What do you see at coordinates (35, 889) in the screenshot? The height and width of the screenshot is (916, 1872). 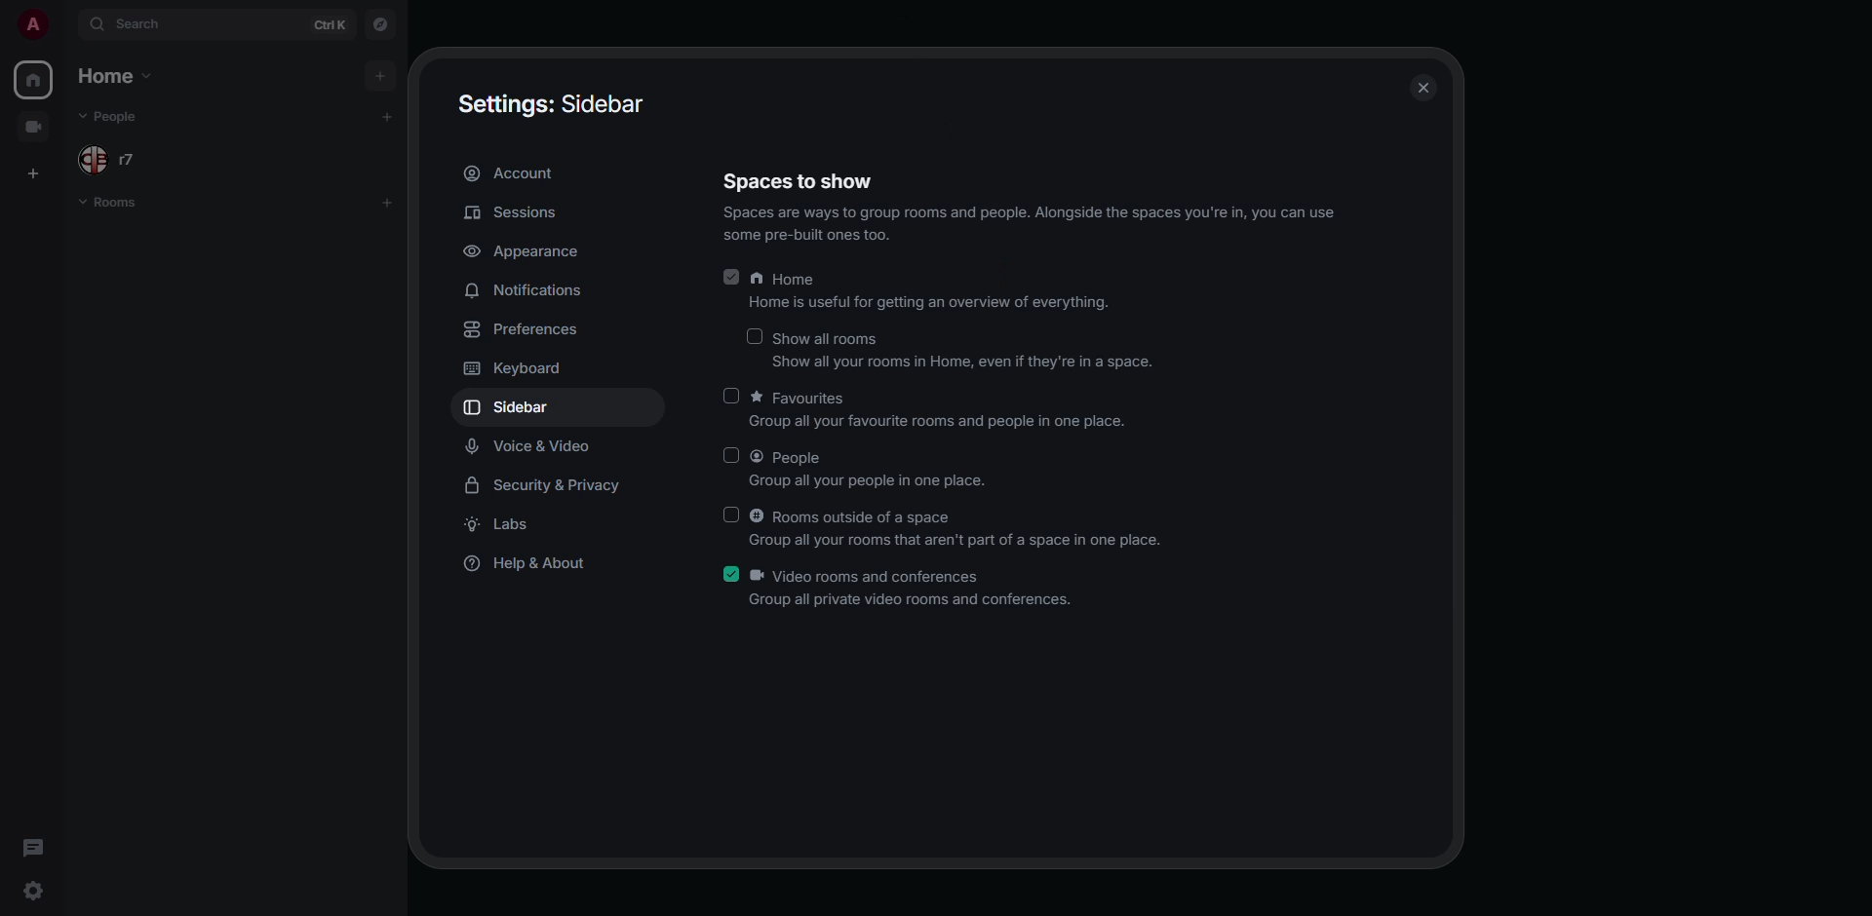 I see `quick settings` at bounding box center [35, 889].